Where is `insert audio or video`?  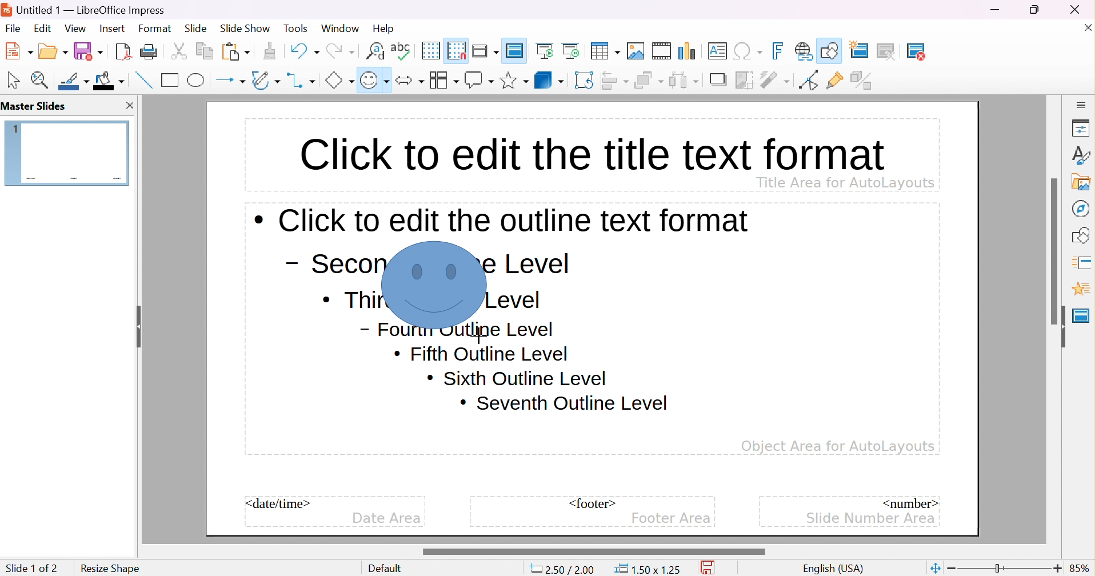
insert audio or video is located at coordinates (661, 51).